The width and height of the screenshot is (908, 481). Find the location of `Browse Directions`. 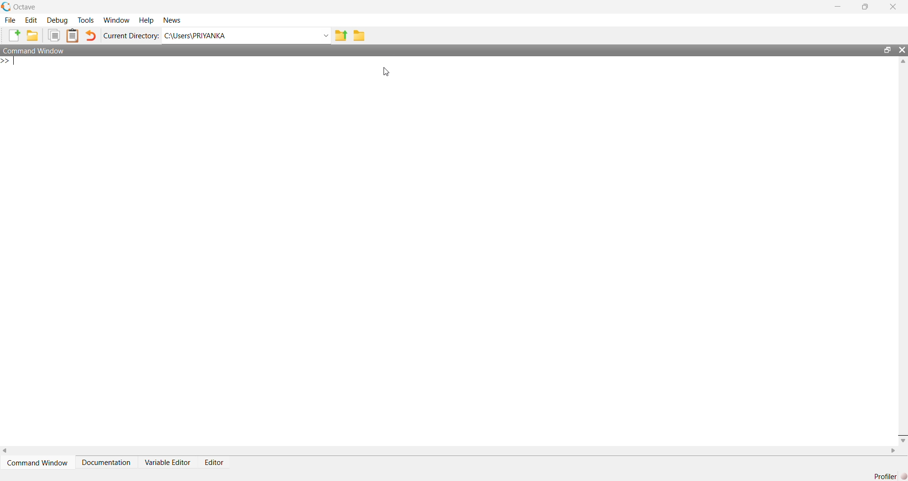

Browse Directions is located at coordinates (359, 35).